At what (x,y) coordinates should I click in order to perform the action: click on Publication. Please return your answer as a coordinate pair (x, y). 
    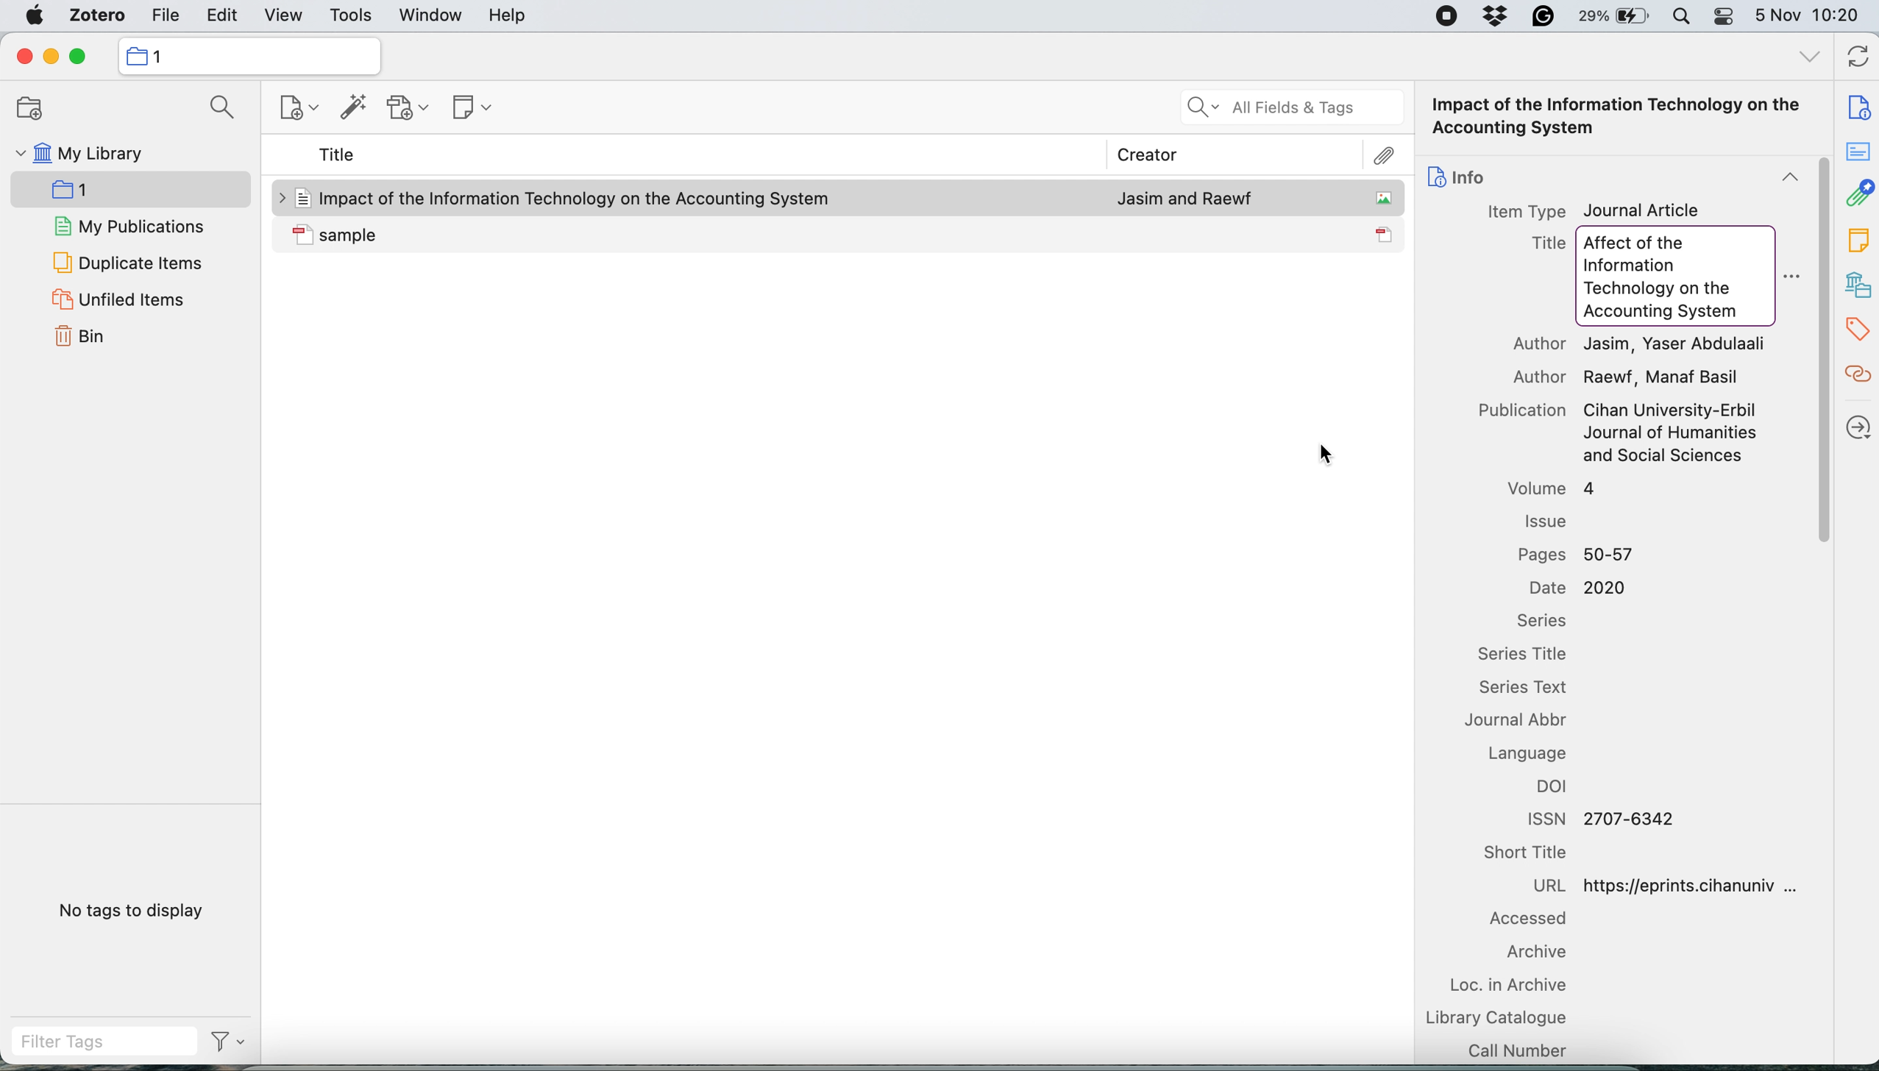
    Looking at the image, I should click on (1524, 410).